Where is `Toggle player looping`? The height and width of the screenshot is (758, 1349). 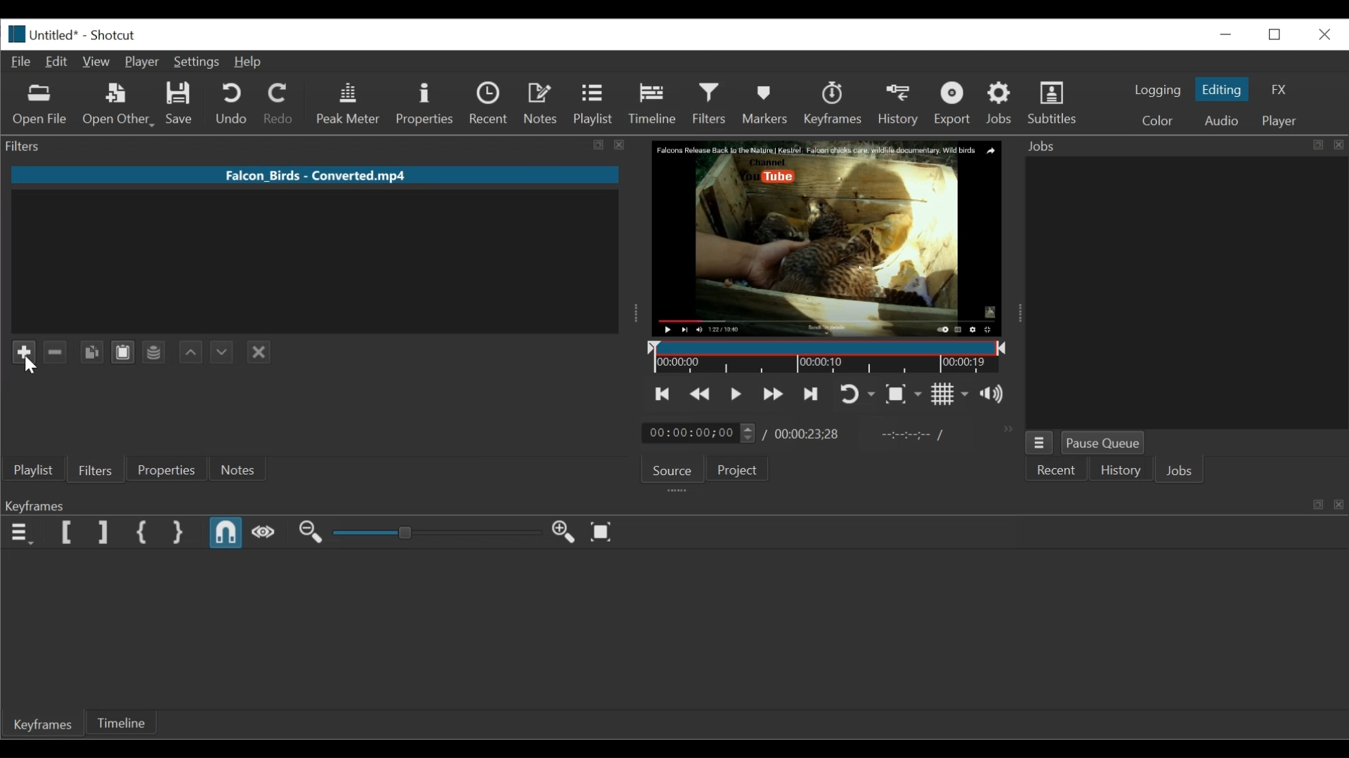 Toggle player looping is located at coordinates (855, 395).